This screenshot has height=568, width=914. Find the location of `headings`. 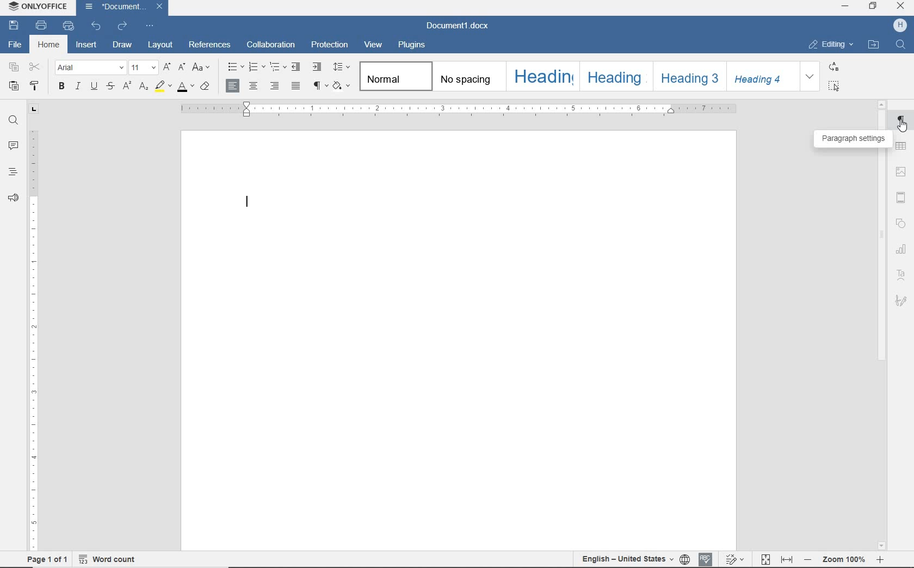

headings is located at coordinates (13, 171).